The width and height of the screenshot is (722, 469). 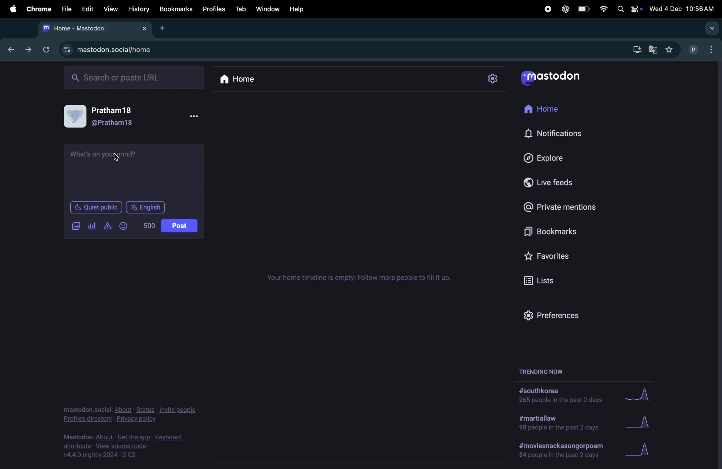 I want to click on wifi, so click(x=601, y=8).